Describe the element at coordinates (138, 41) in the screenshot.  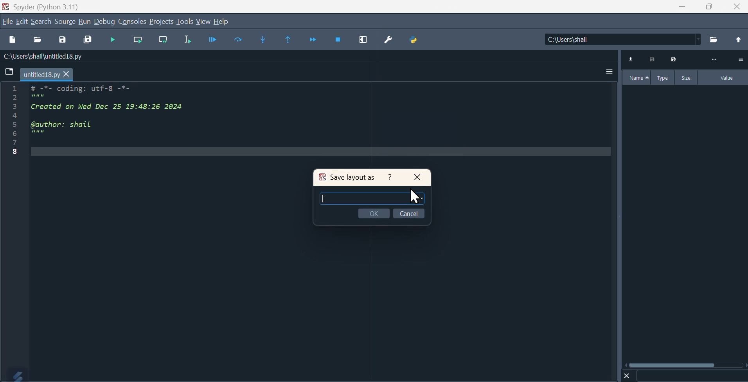
I see `Run current cell` at that location.